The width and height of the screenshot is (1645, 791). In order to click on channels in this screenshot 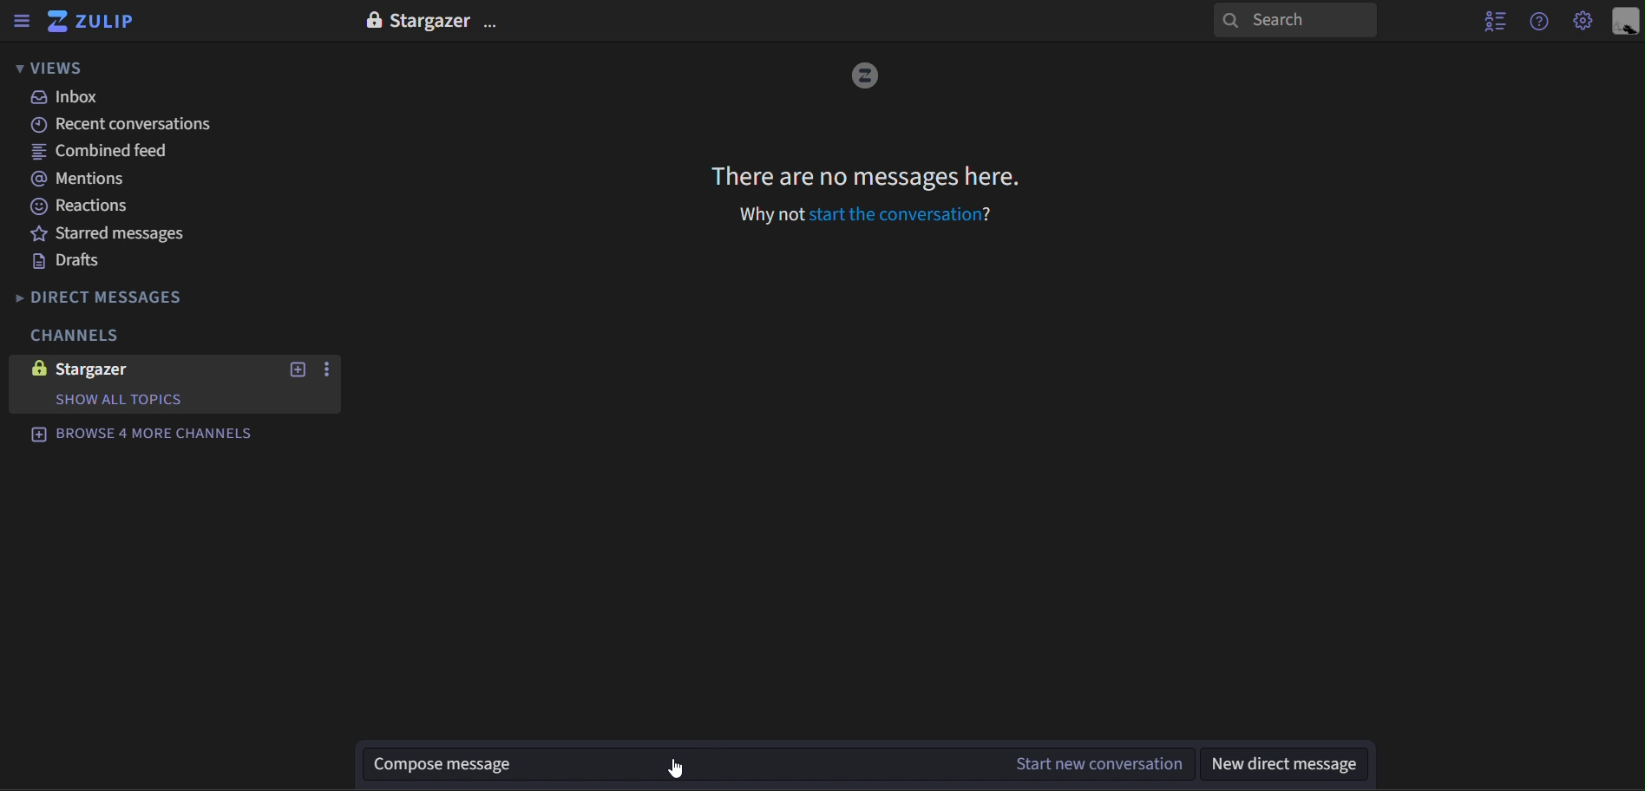, I will do `click(106, 334)`.